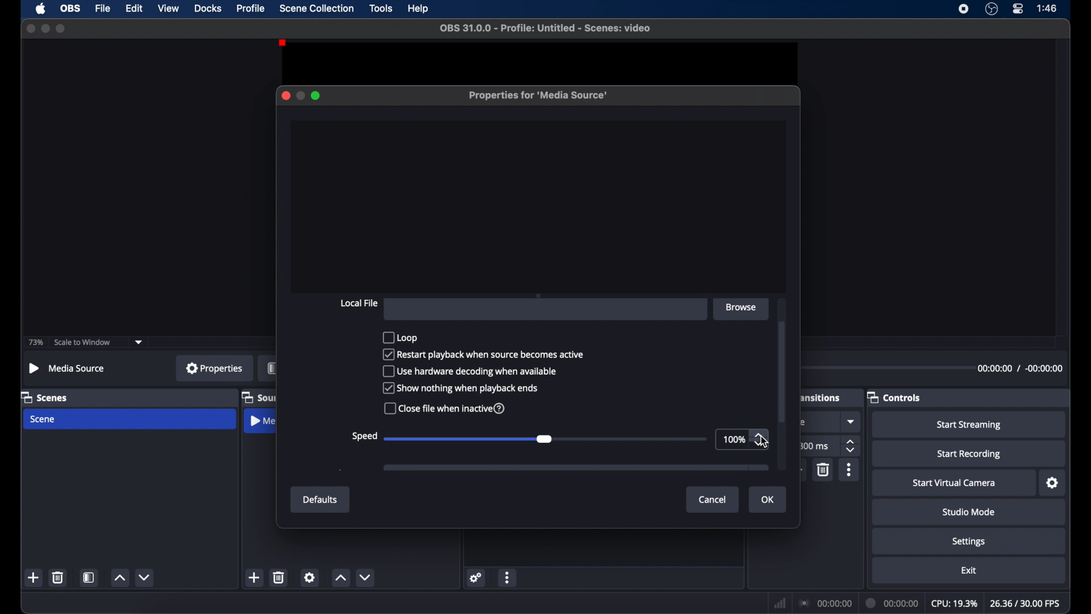 This screenshot has height=614, width=1091. I want to click on browse, so click(743, 308).